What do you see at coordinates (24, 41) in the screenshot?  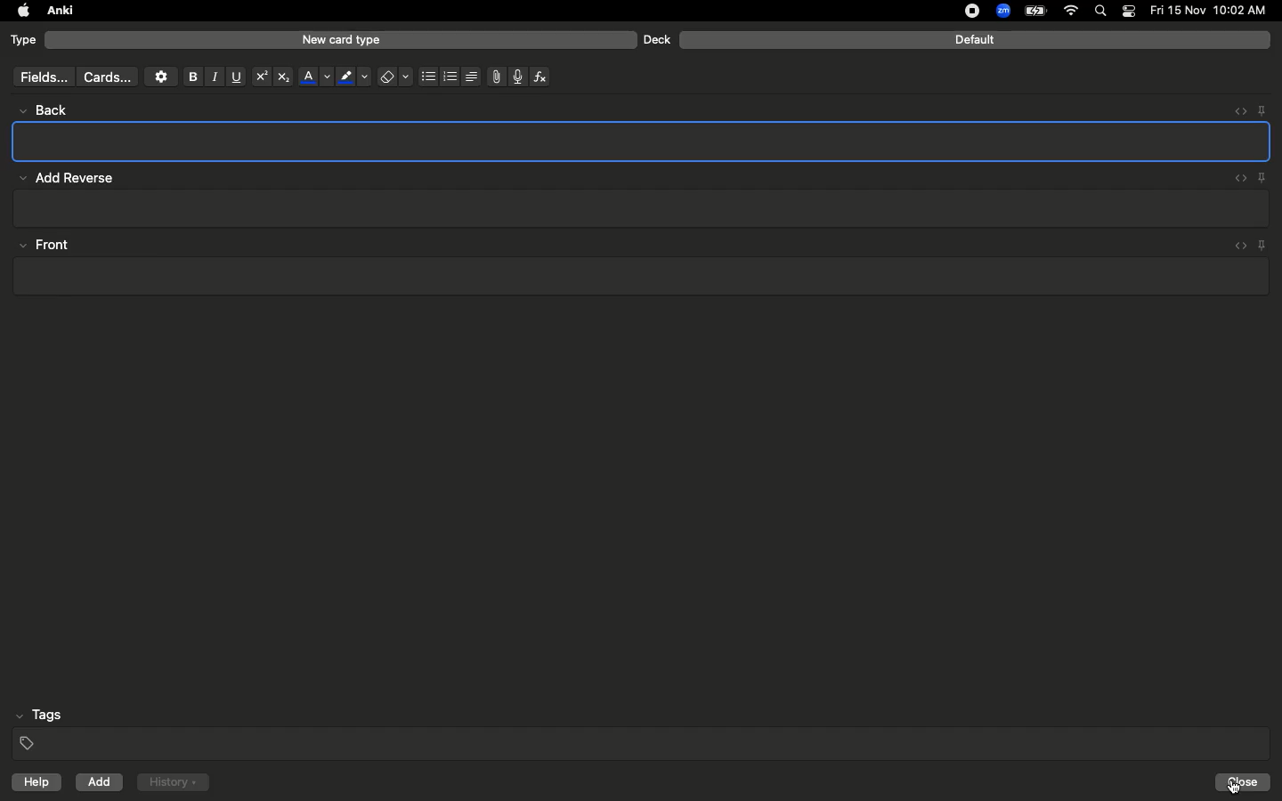 I see `Type` at bounding box center [24, 41].